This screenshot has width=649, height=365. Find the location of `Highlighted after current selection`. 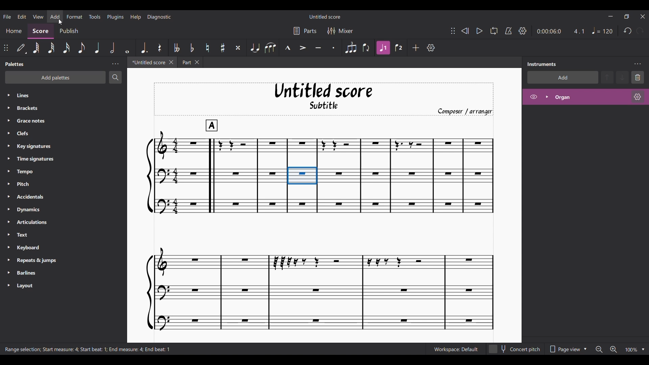

Highlighted after current selection is located at coordinates (383, 47).